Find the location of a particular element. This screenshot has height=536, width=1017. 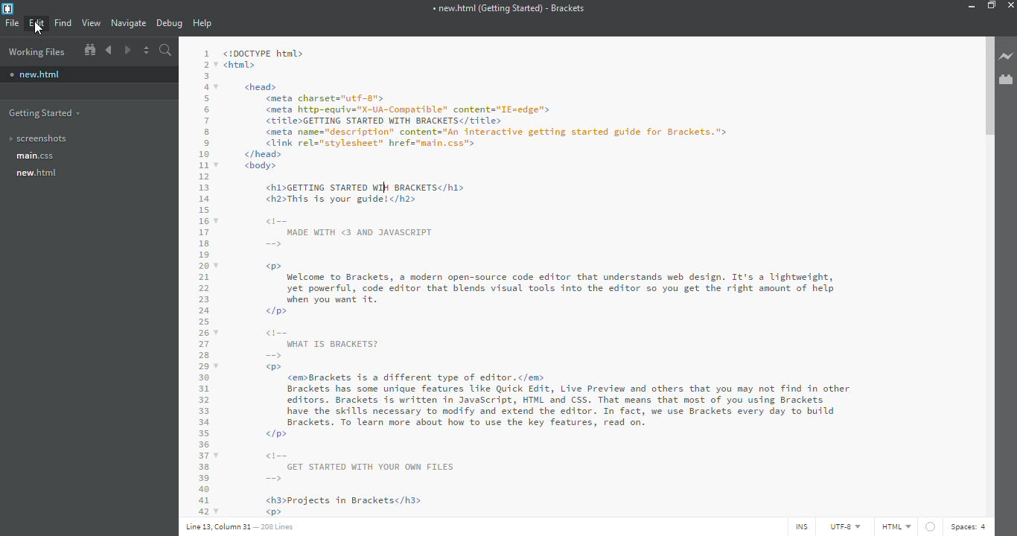

brackets is located at coordinates (8, 9).